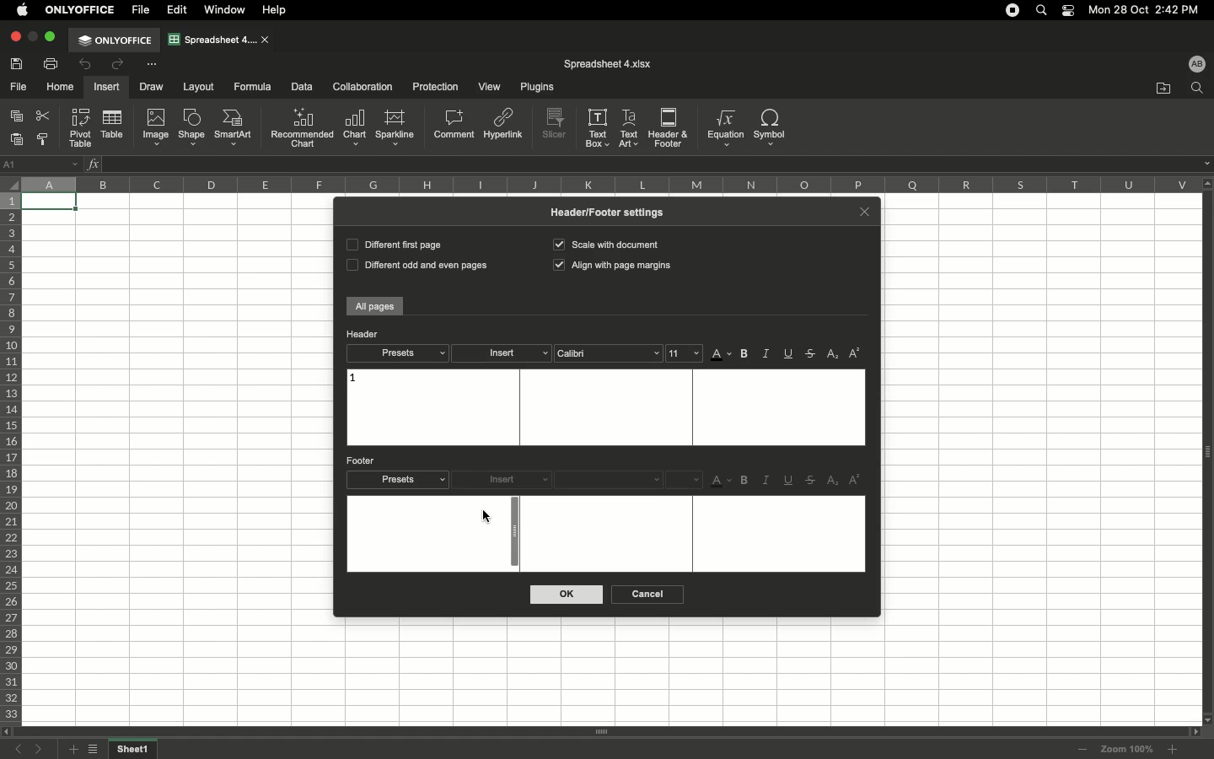  I want to click on Open file location, so click(1163, 89).